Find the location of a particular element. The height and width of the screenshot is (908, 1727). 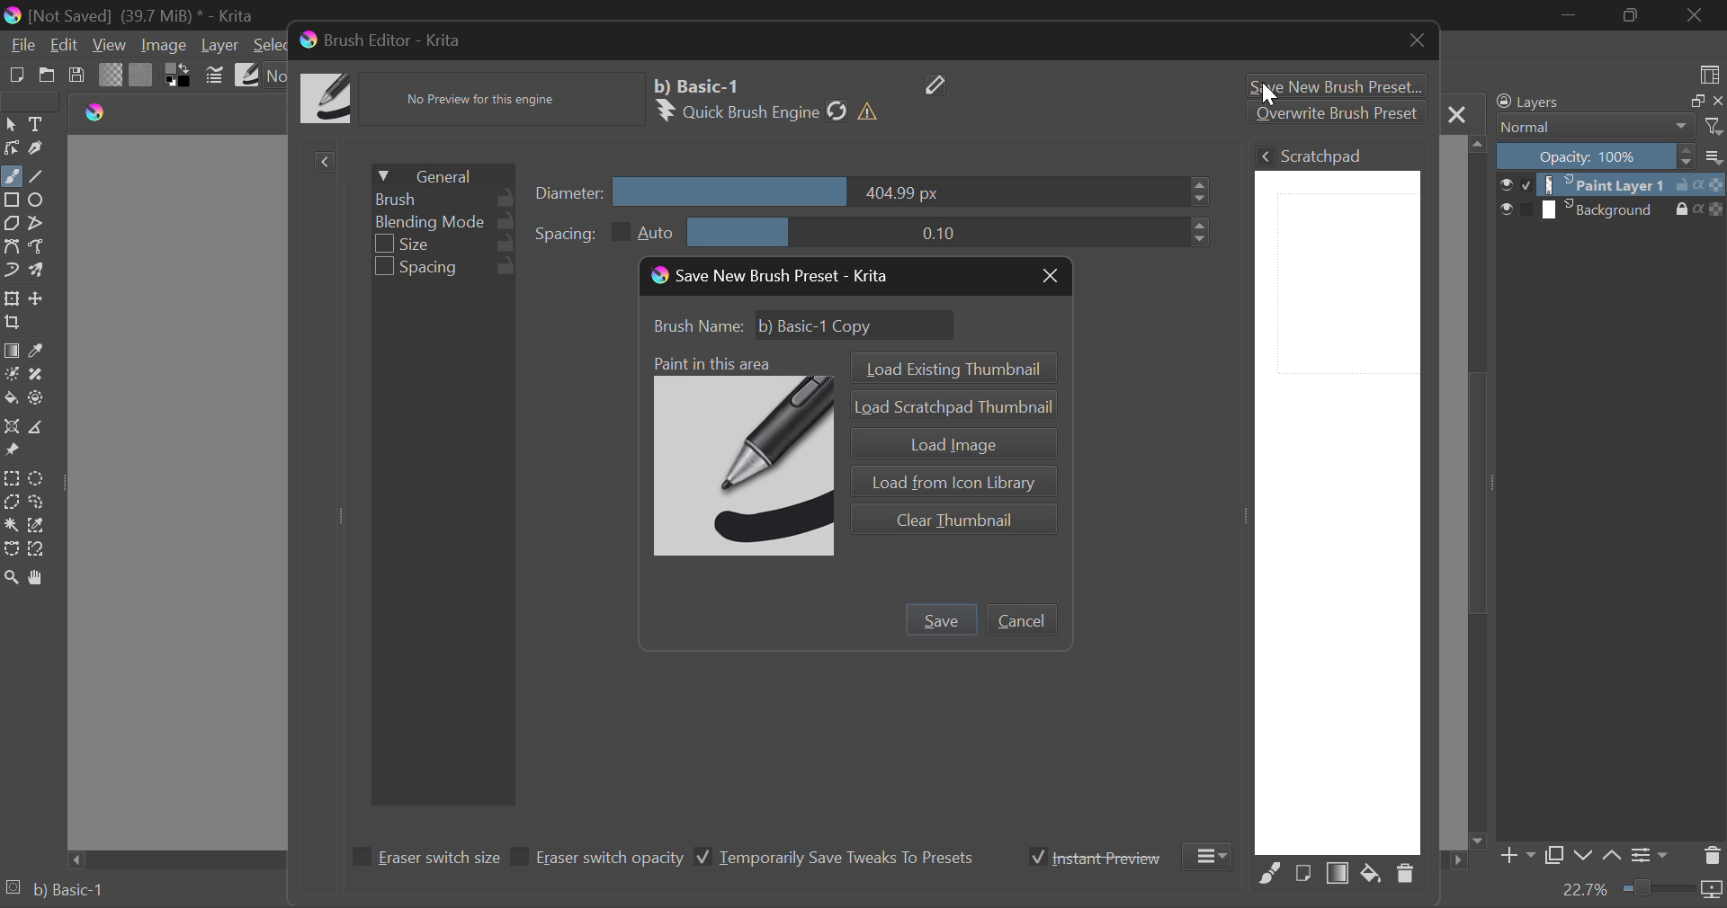

Choose Workspace is located at coordinates (1712, 74).